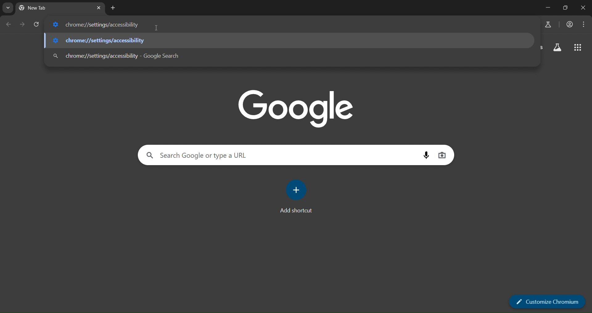 The height and width of the screenshot is (313, 592). Describe the element at coordinates (114, 8) in the screenshot. I see `new tab` at that location.